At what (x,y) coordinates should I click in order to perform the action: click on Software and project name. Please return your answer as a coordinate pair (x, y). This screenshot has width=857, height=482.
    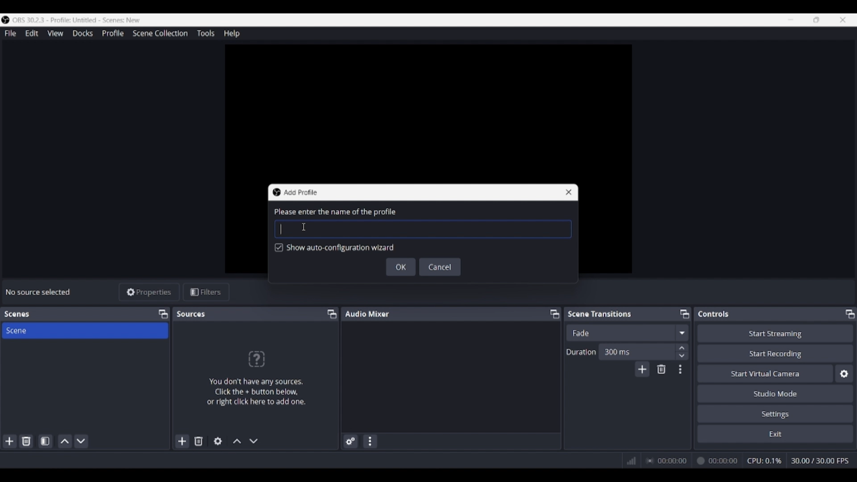
    Looking at the image, I should click on (77, 20).